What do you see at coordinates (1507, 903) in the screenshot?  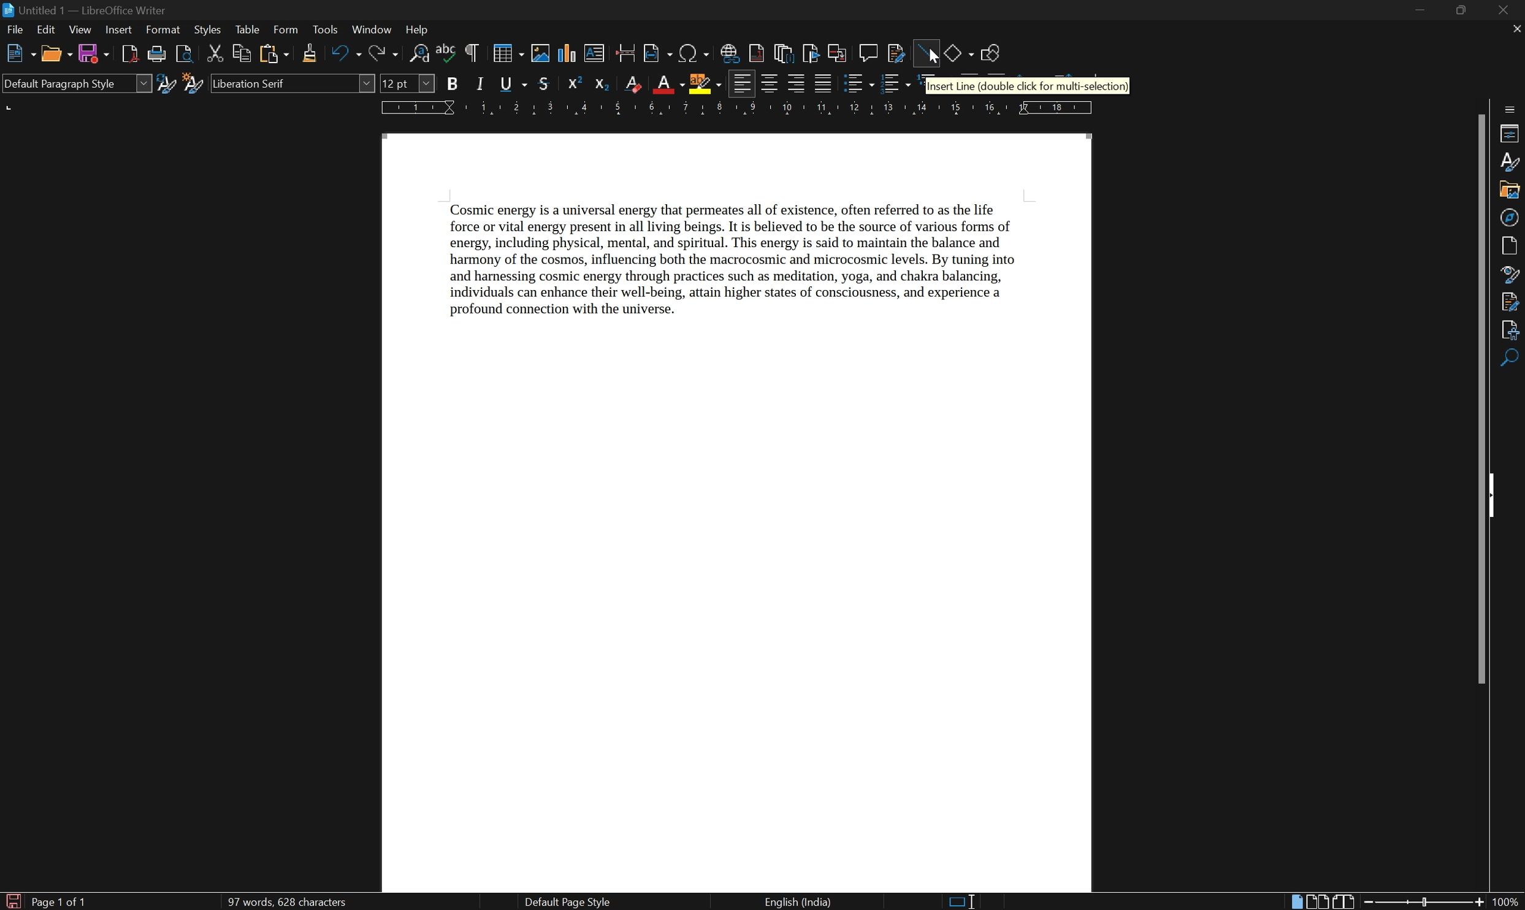 I see `100%` at bounding box center [1507, 903].